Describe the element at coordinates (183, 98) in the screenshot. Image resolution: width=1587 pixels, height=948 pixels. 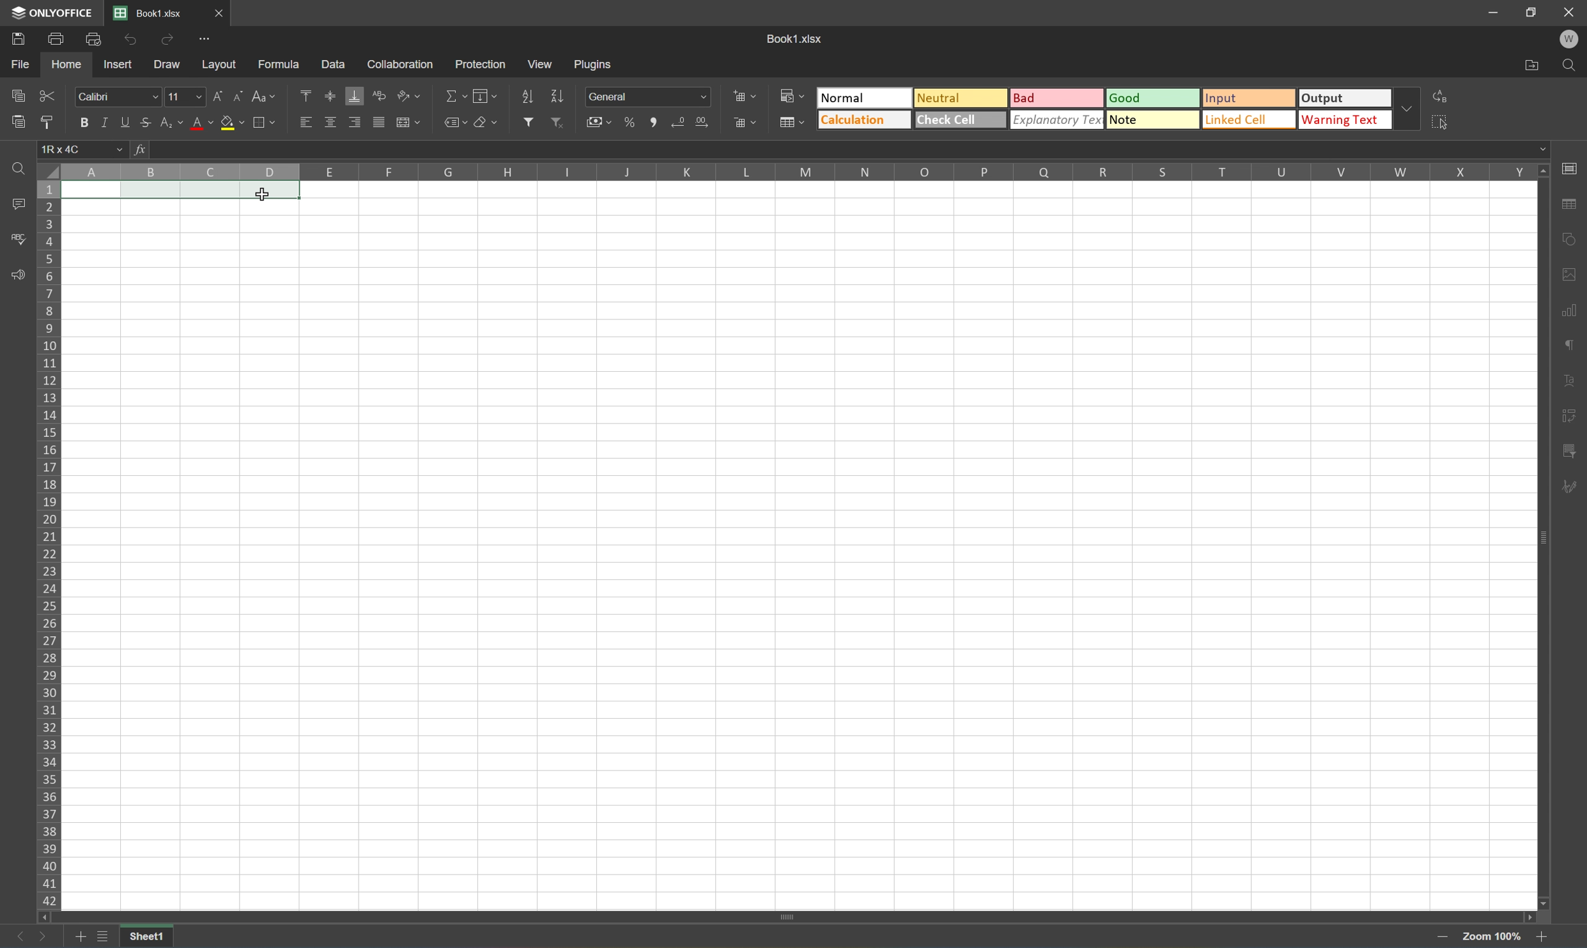
I see `Font size` at that location.